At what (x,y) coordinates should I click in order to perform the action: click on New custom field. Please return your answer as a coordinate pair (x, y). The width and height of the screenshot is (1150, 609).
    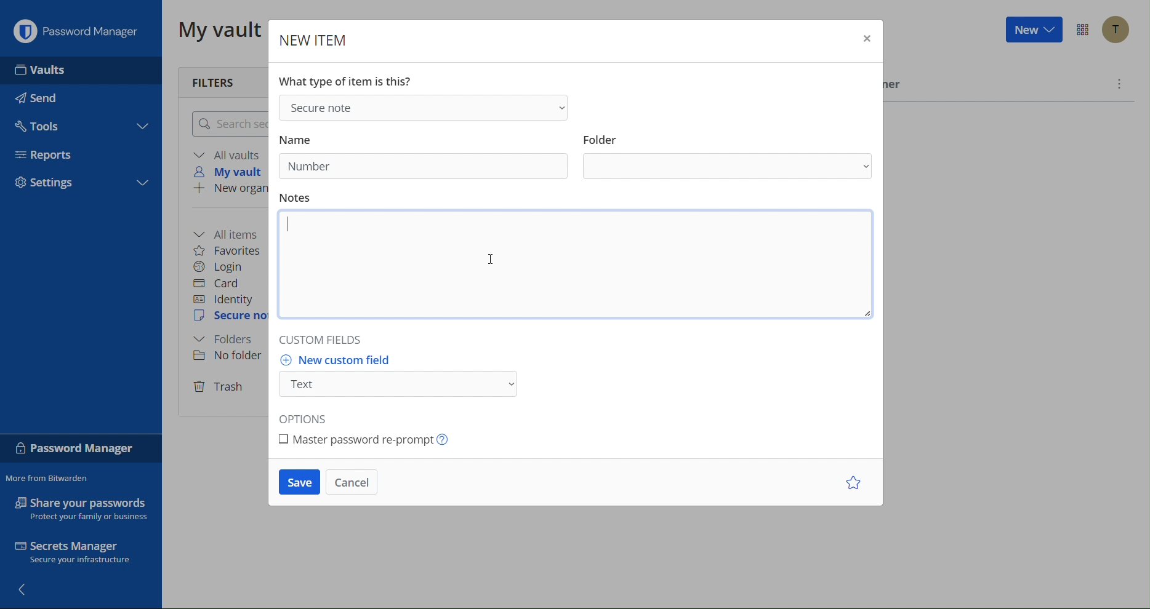
    Looking at the image, I should click on (399, 380).